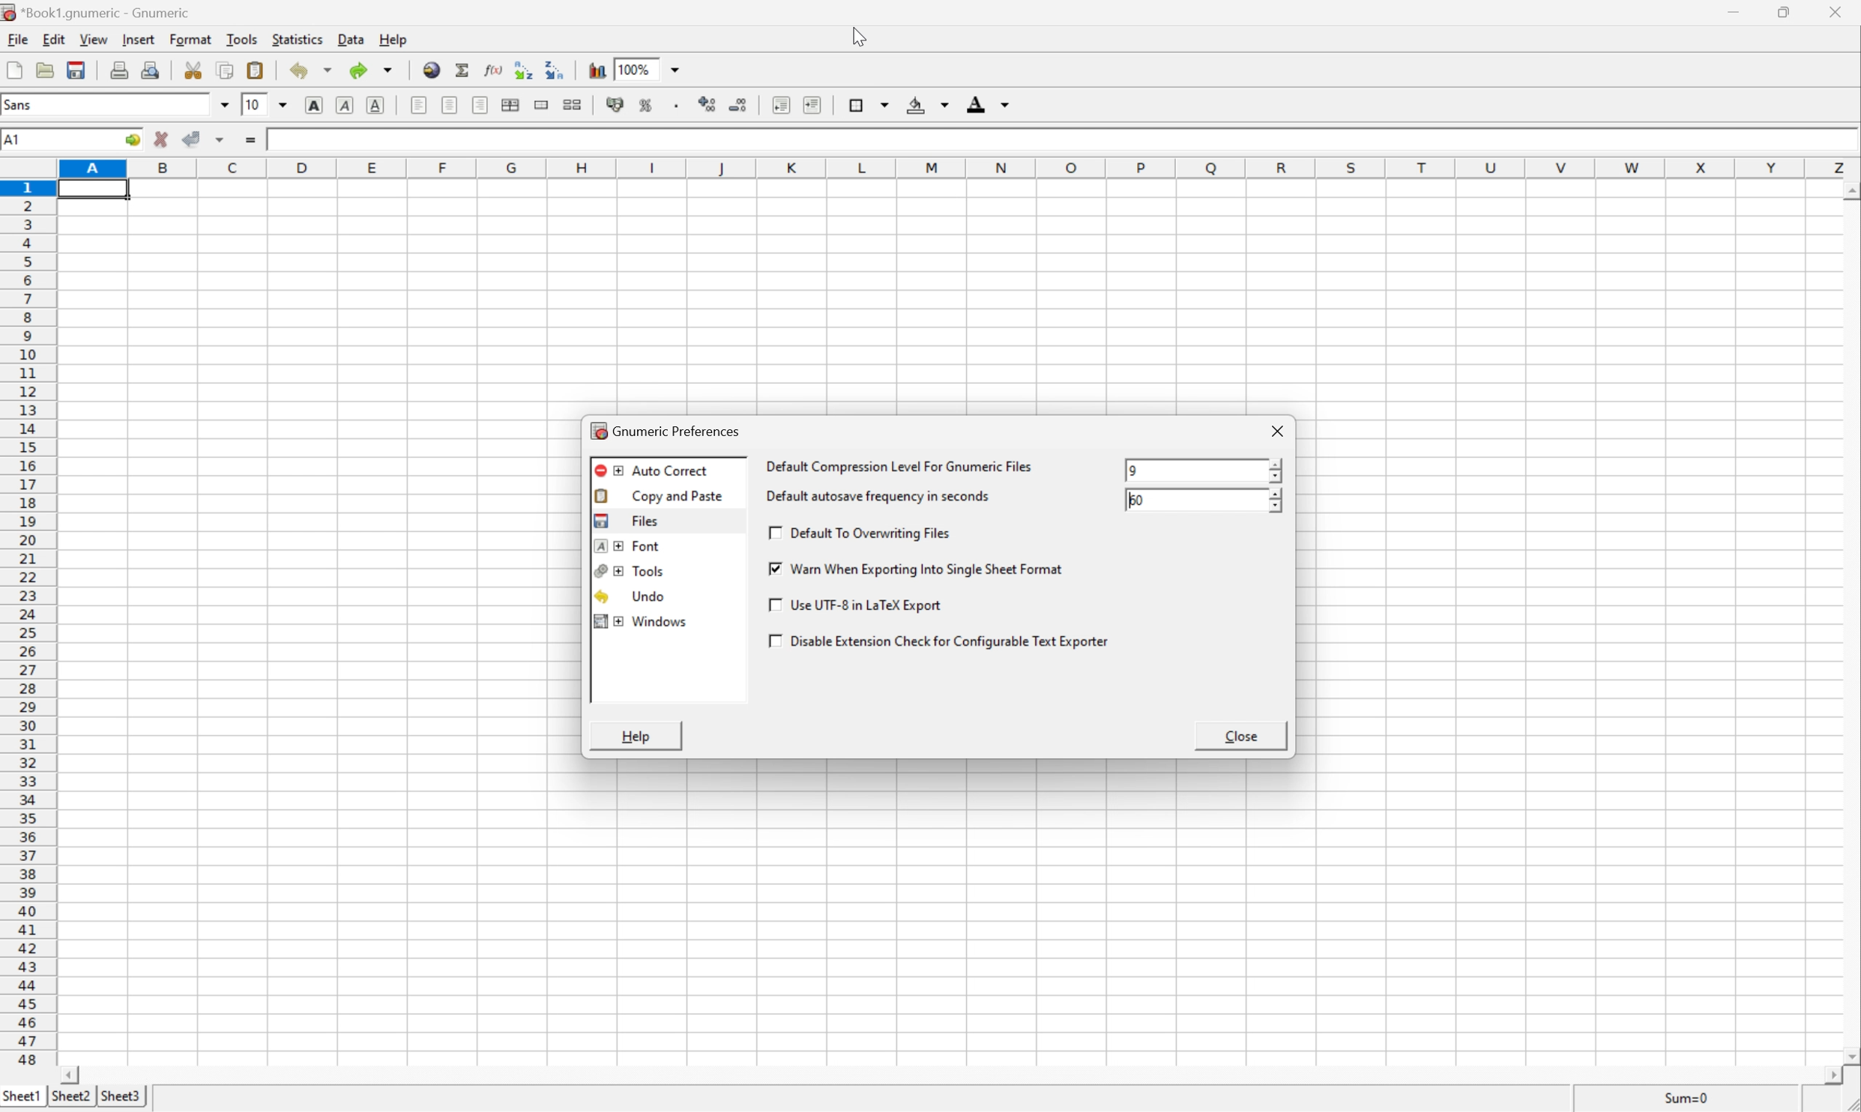 This screenshot has width=1861, height=1112. Describe the element at coordinates (1849, 1057) in the screenshot. I see `scroll down` at that location.